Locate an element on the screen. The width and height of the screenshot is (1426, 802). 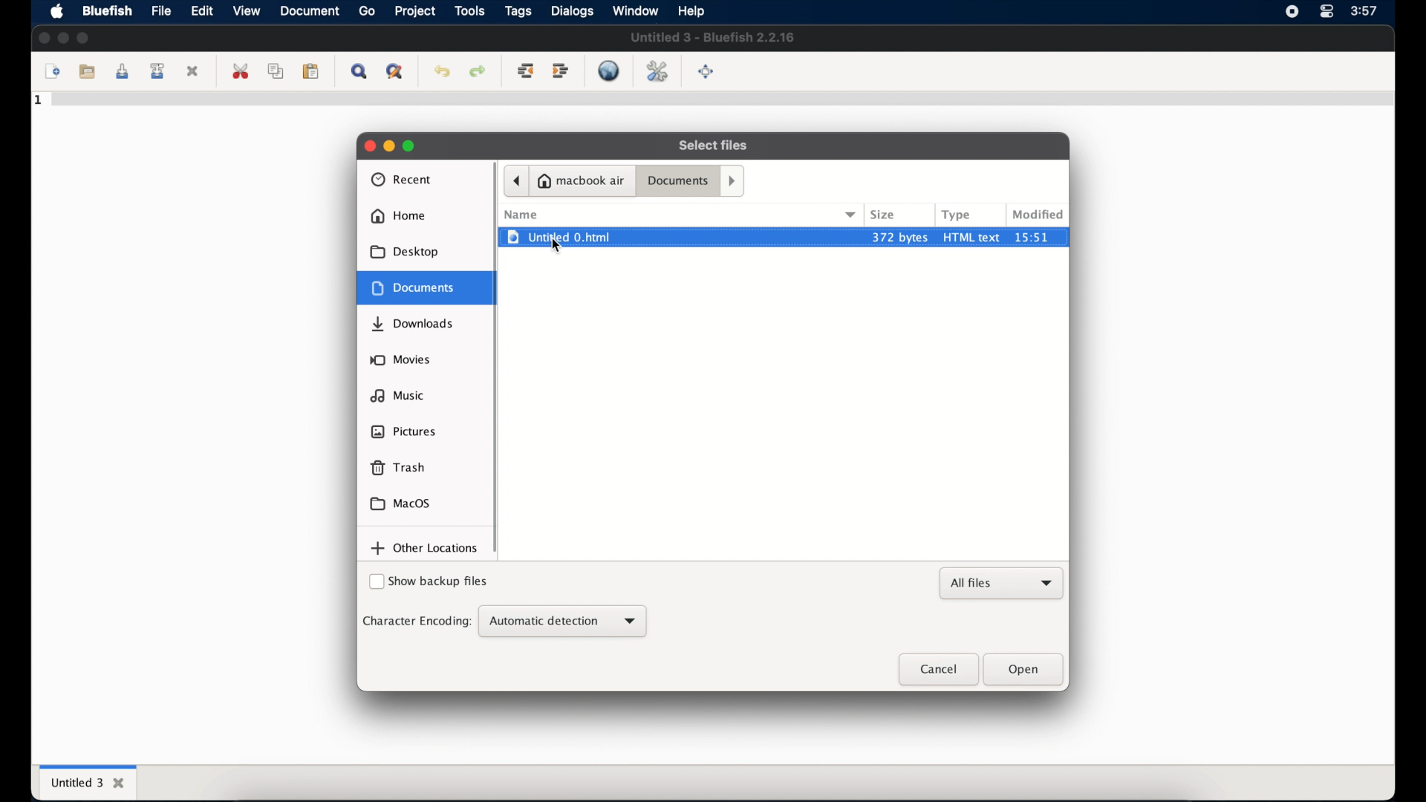
dialogs is located at coordinates (572, 11).